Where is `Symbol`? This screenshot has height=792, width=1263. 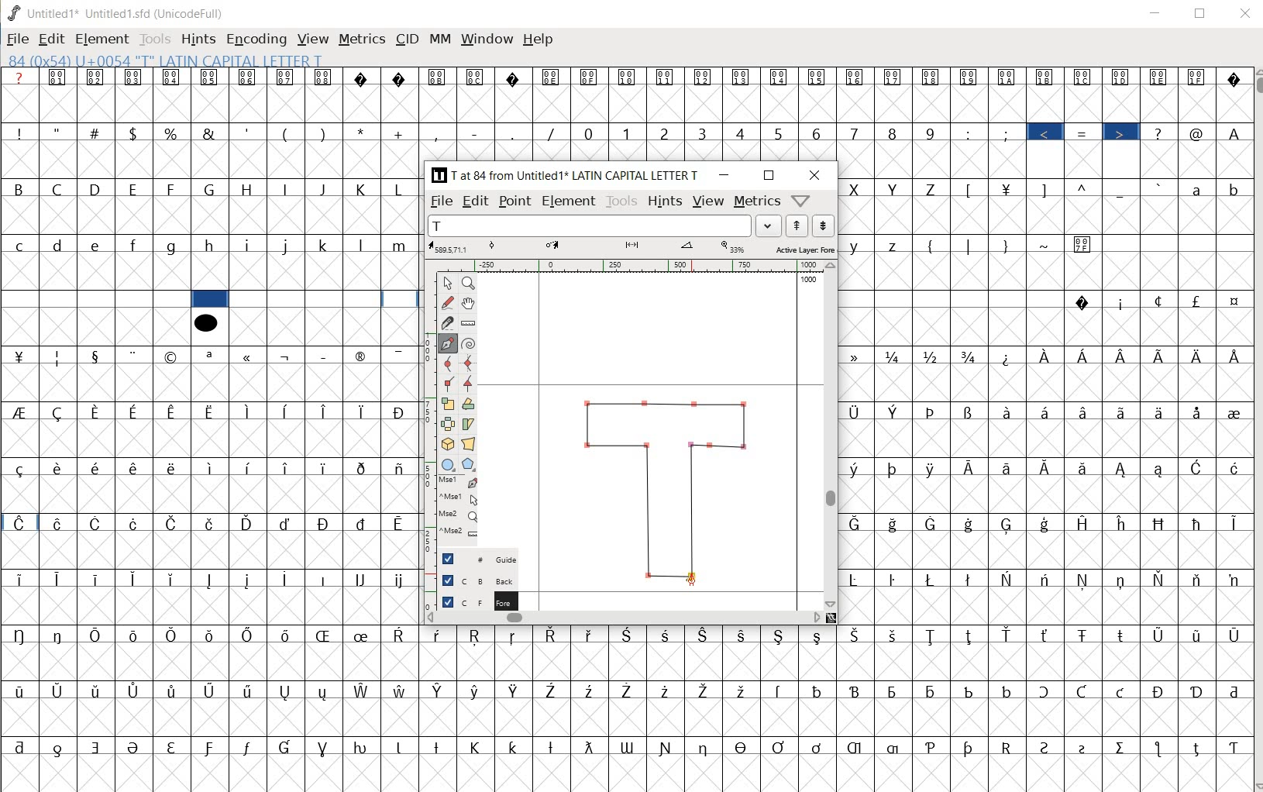 Symbol is located at coordinates (134, 747).